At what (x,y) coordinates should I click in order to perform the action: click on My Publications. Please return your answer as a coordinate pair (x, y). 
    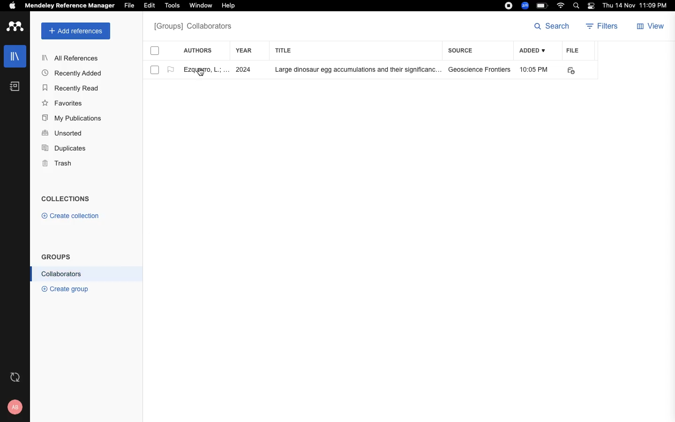
    Looking at the image, I should click on (72, 120).